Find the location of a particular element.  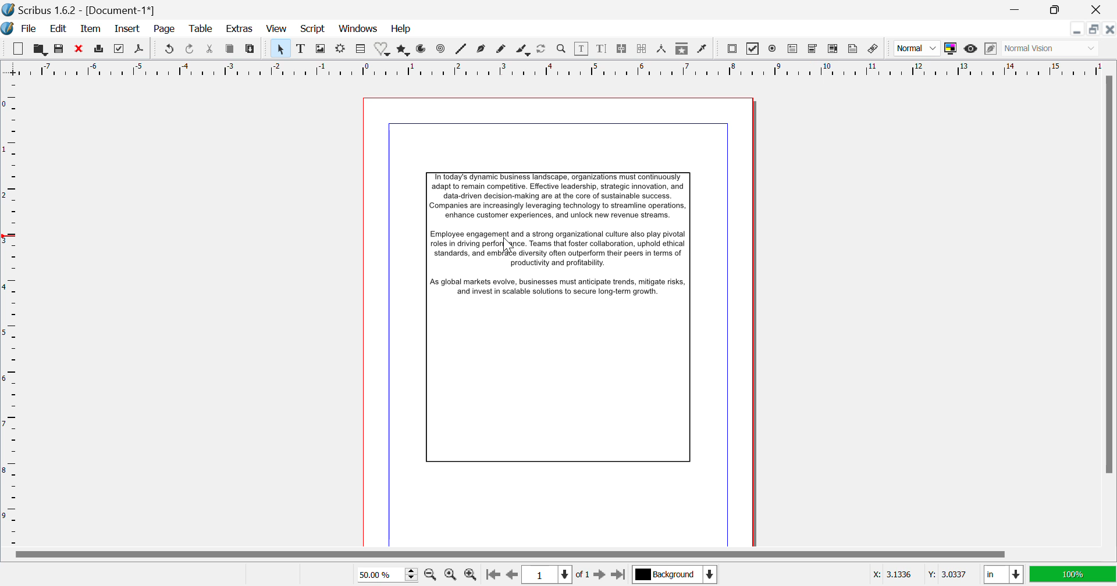

Paste is located at coordinates (251, 49).